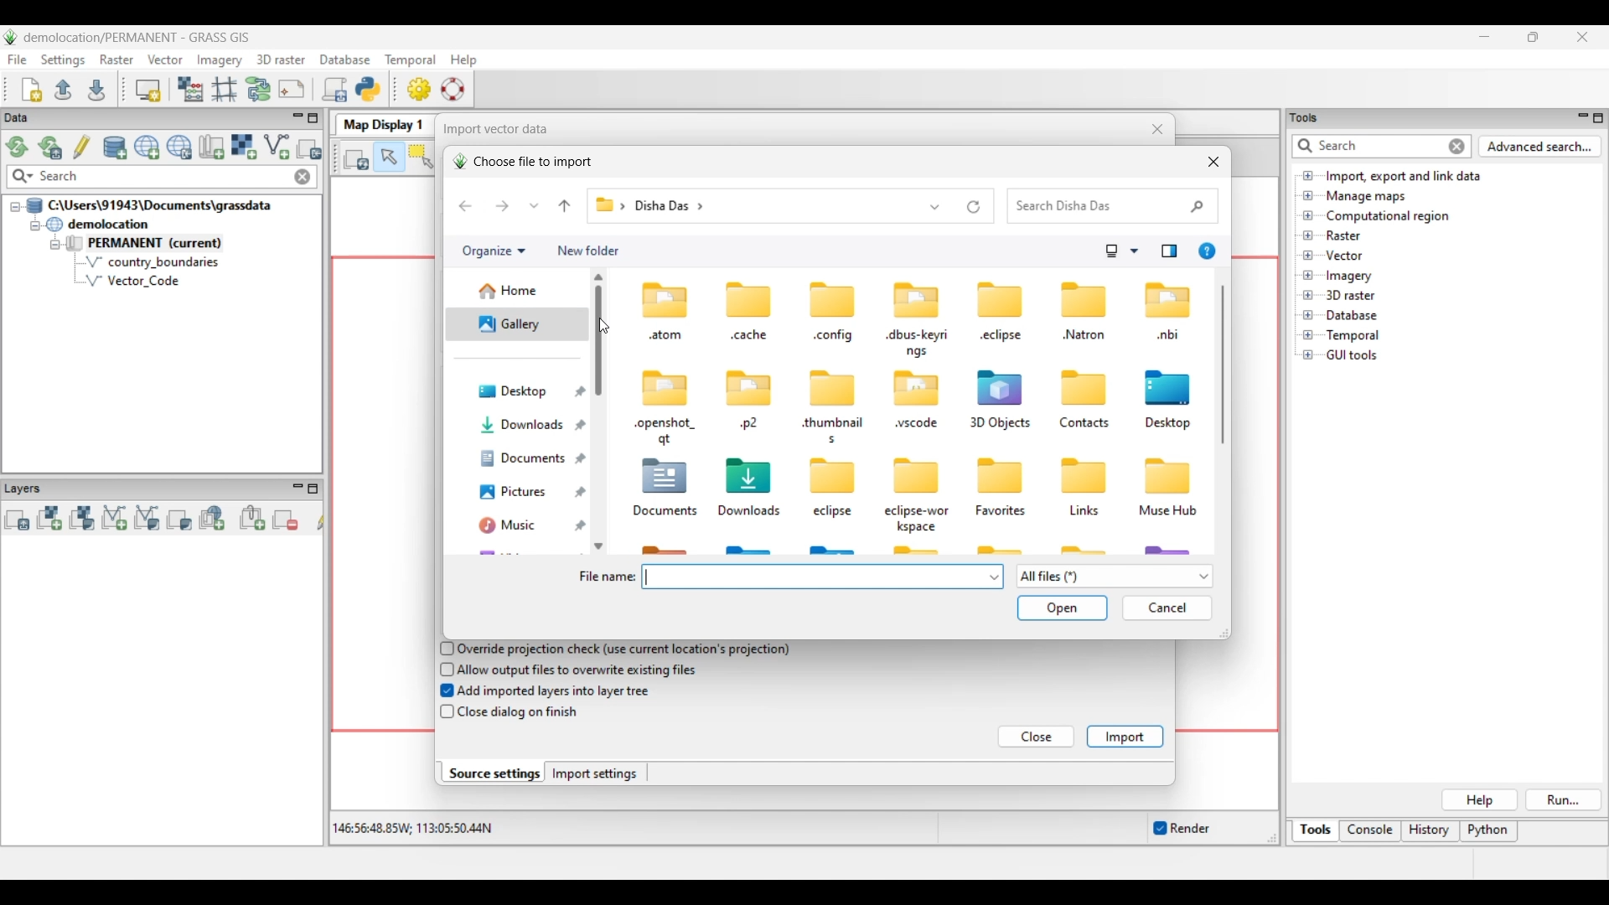  What do you see at coordinates (1084, 477) in the screenshot?
I see `icon` at bounding box center [1084, 477].